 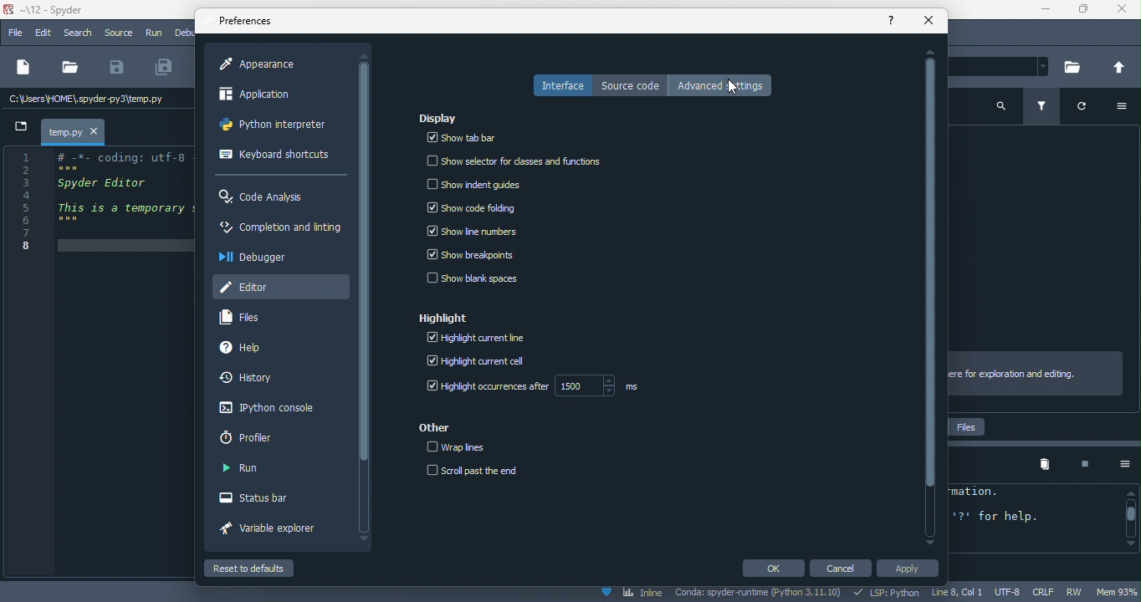 I want to click on debugger, so click(x=261, y=261).